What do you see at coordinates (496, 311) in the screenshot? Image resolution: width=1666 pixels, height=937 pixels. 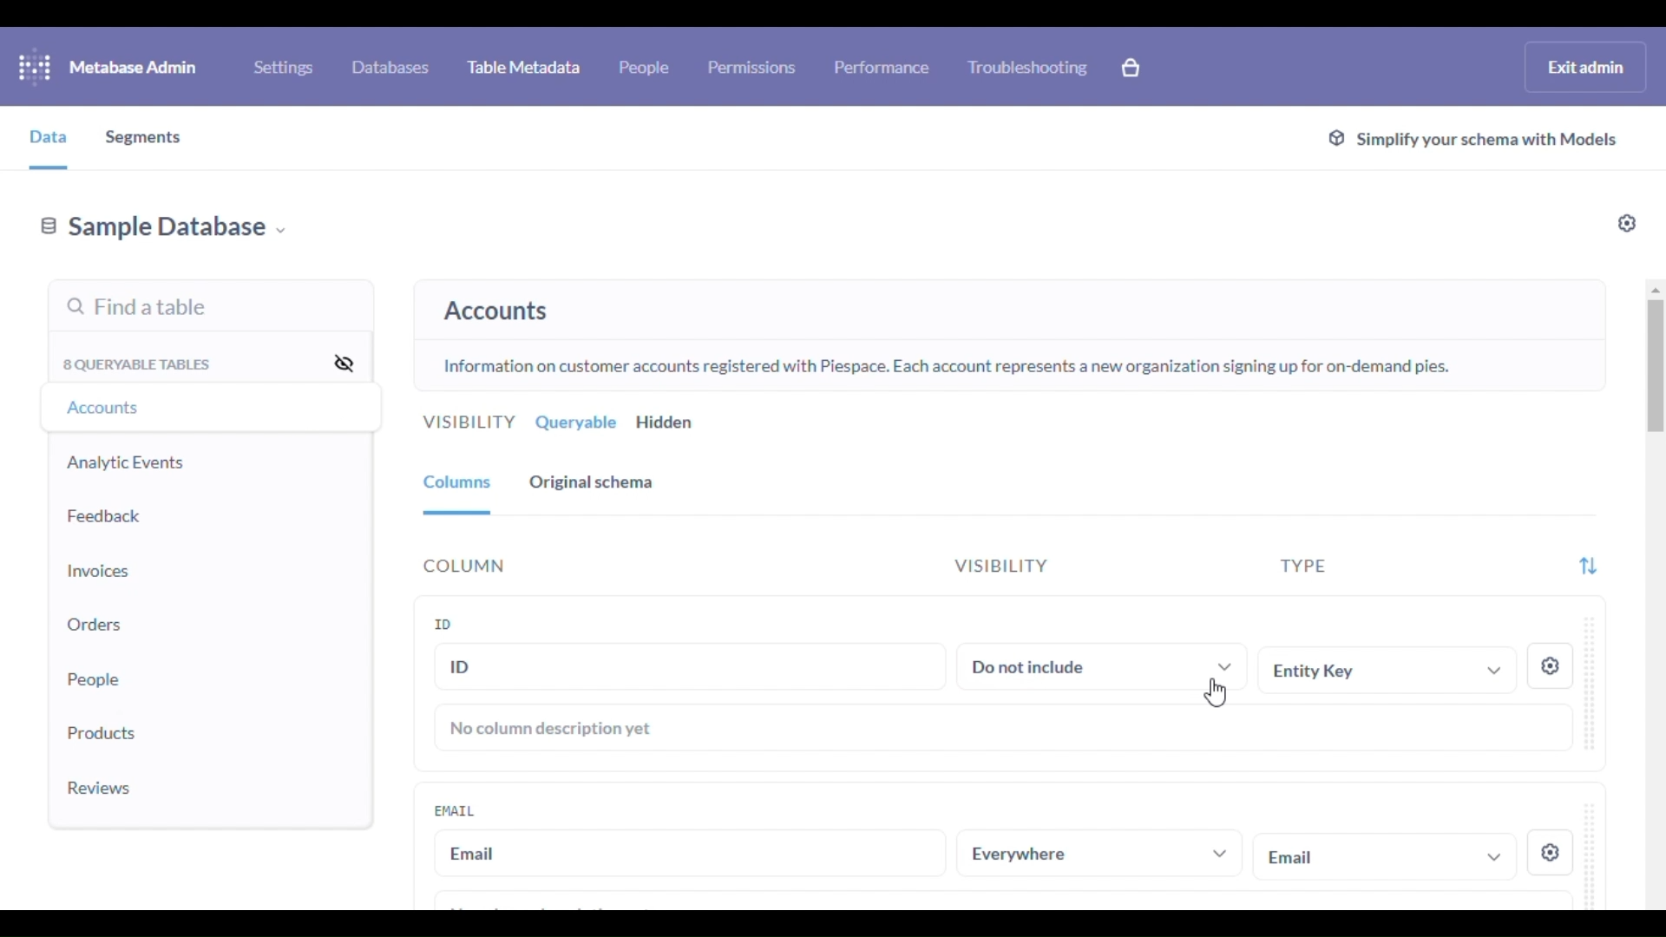 I see `accounts` at bounding box center [496, 311].